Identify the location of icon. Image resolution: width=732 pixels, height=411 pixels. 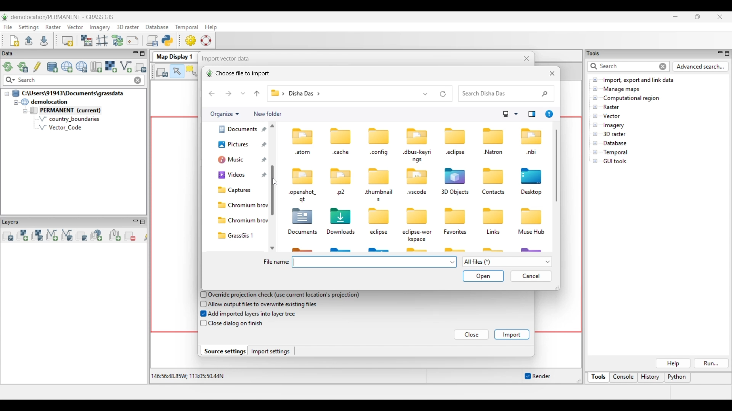
(531, 175).